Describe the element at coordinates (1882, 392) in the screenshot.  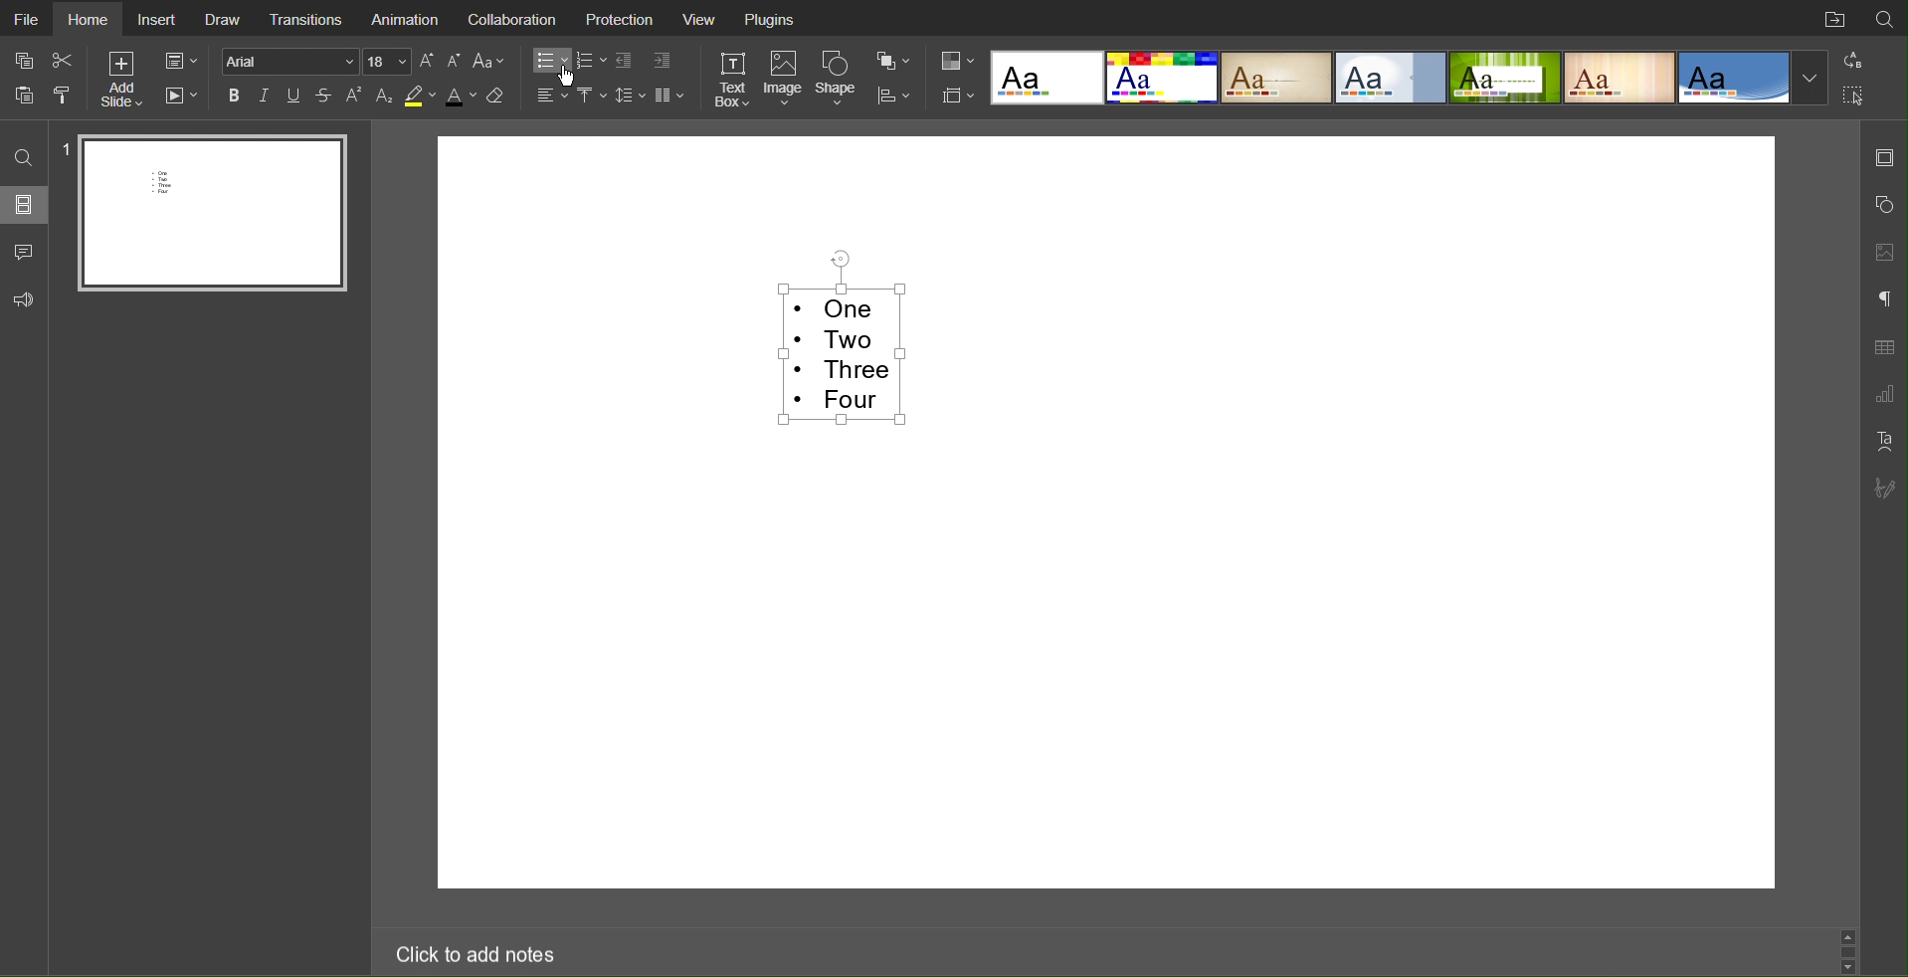
I see `Graph Settings` at that location.